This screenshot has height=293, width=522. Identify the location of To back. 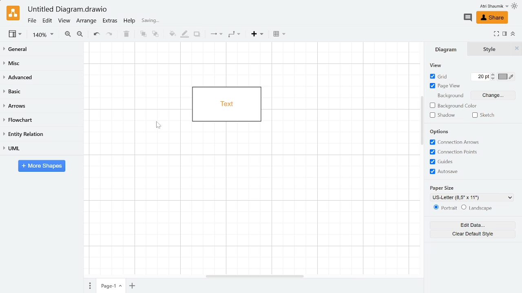
(156, 35).